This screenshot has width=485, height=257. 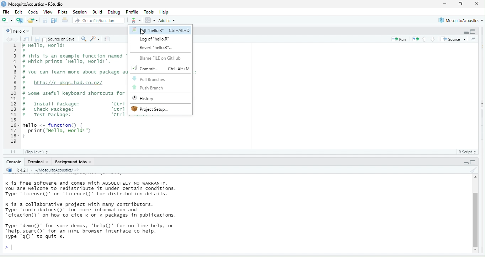 I want to click on maximize, so click(x=462, y=4).